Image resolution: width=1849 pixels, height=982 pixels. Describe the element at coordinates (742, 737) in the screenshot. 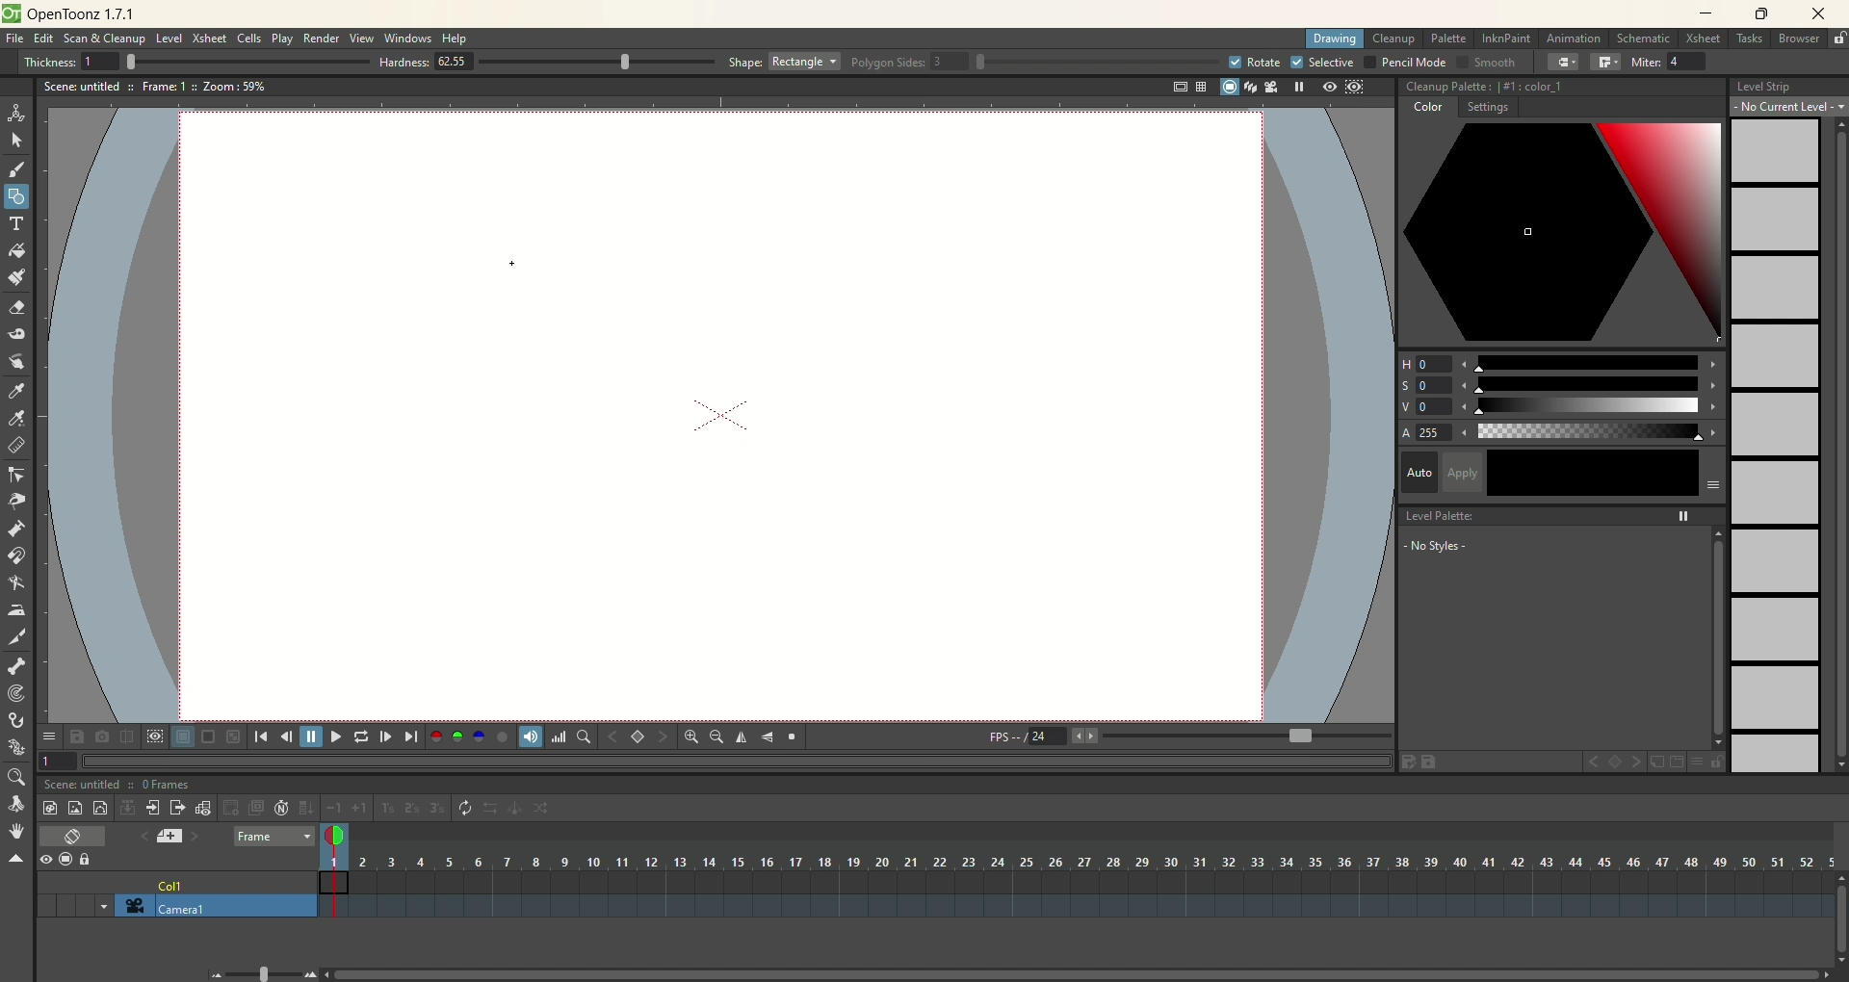

I see `flip horizontally` at that location.